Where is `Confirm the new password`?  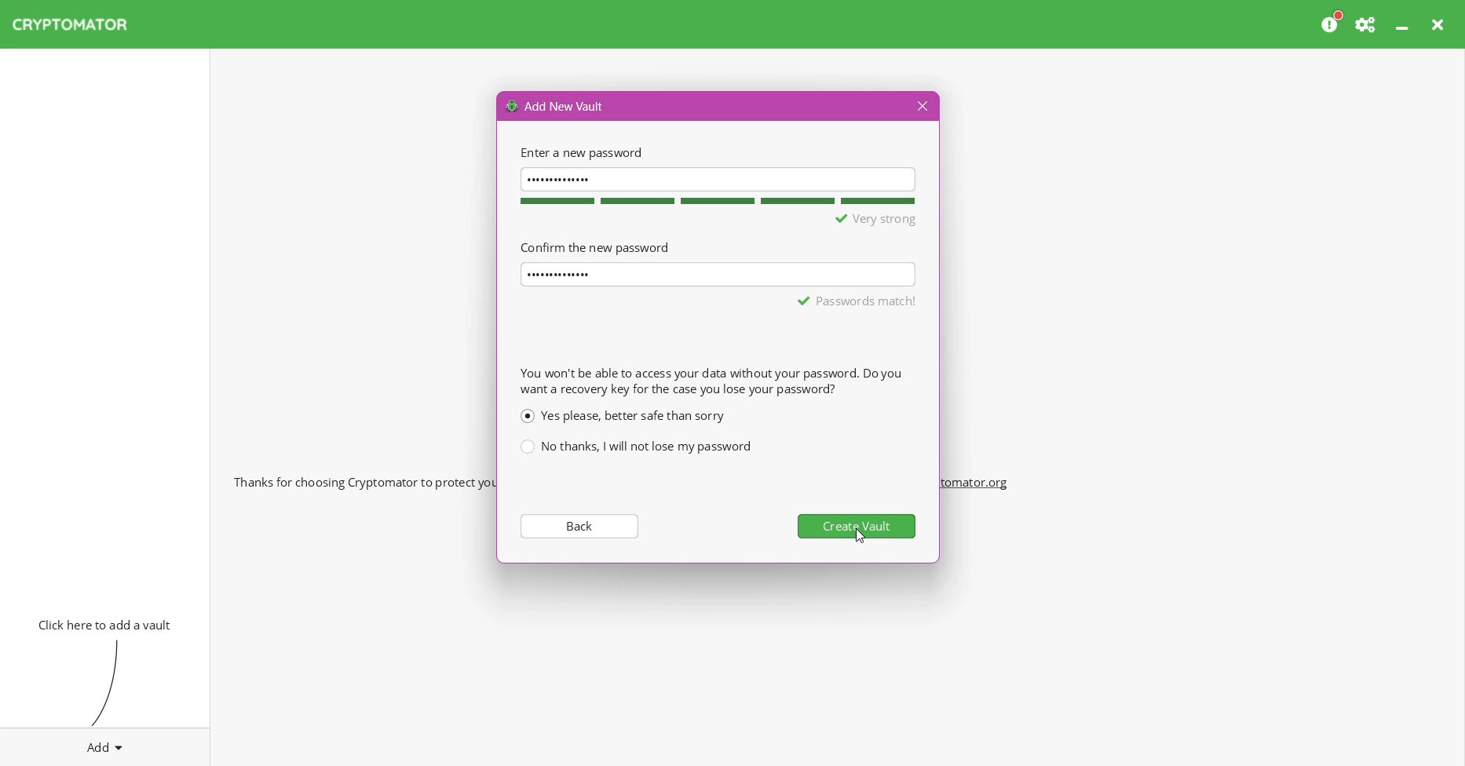 Confirm the new password is located at coordinates (594, 246).